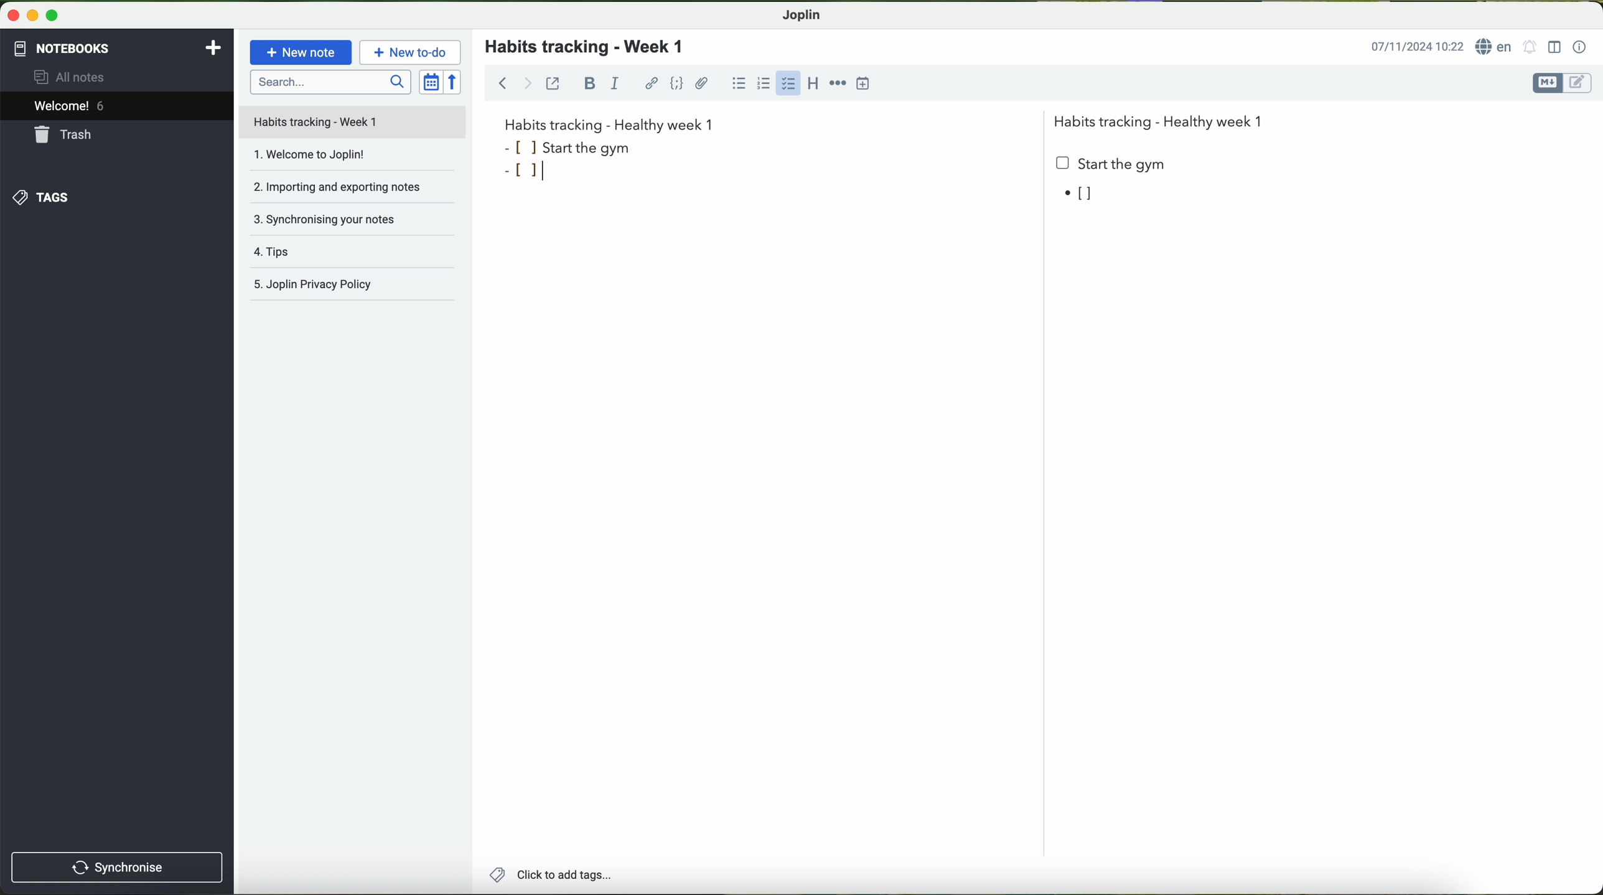 The image size is (1603, 895). I want to click on Joplin, so click(800, 16).